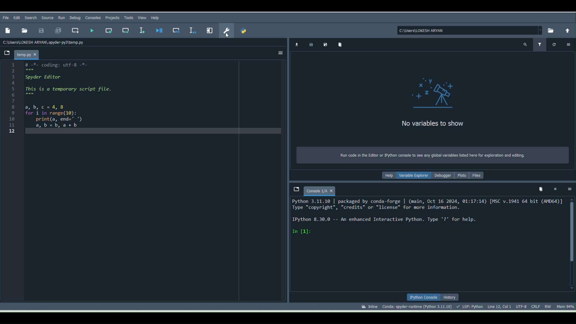  What do you see at coordinates (108, 29) in the screenshot?
I see `Run current cell( Ctrl + Return)` at bounding box center [108, 29].